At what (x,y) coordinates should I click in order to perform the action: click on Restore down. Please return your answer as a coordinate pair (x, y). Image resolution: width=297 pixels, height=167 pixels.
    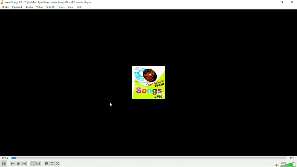
    Looking at the image, I should click on (281, 3).